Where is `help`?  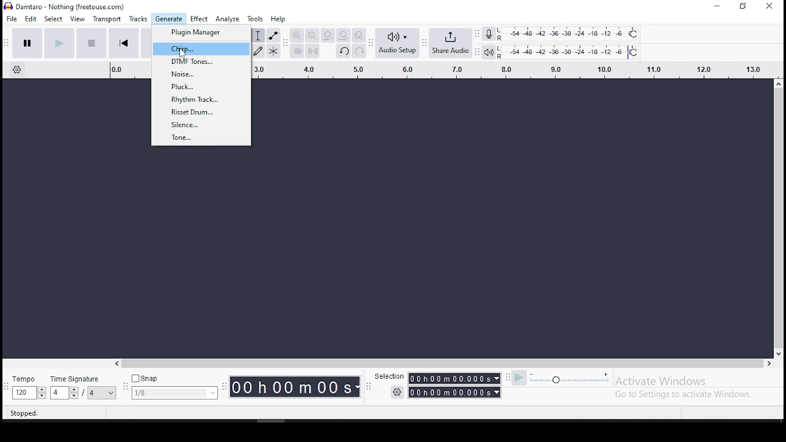 help is located at coordinates (278, 19).